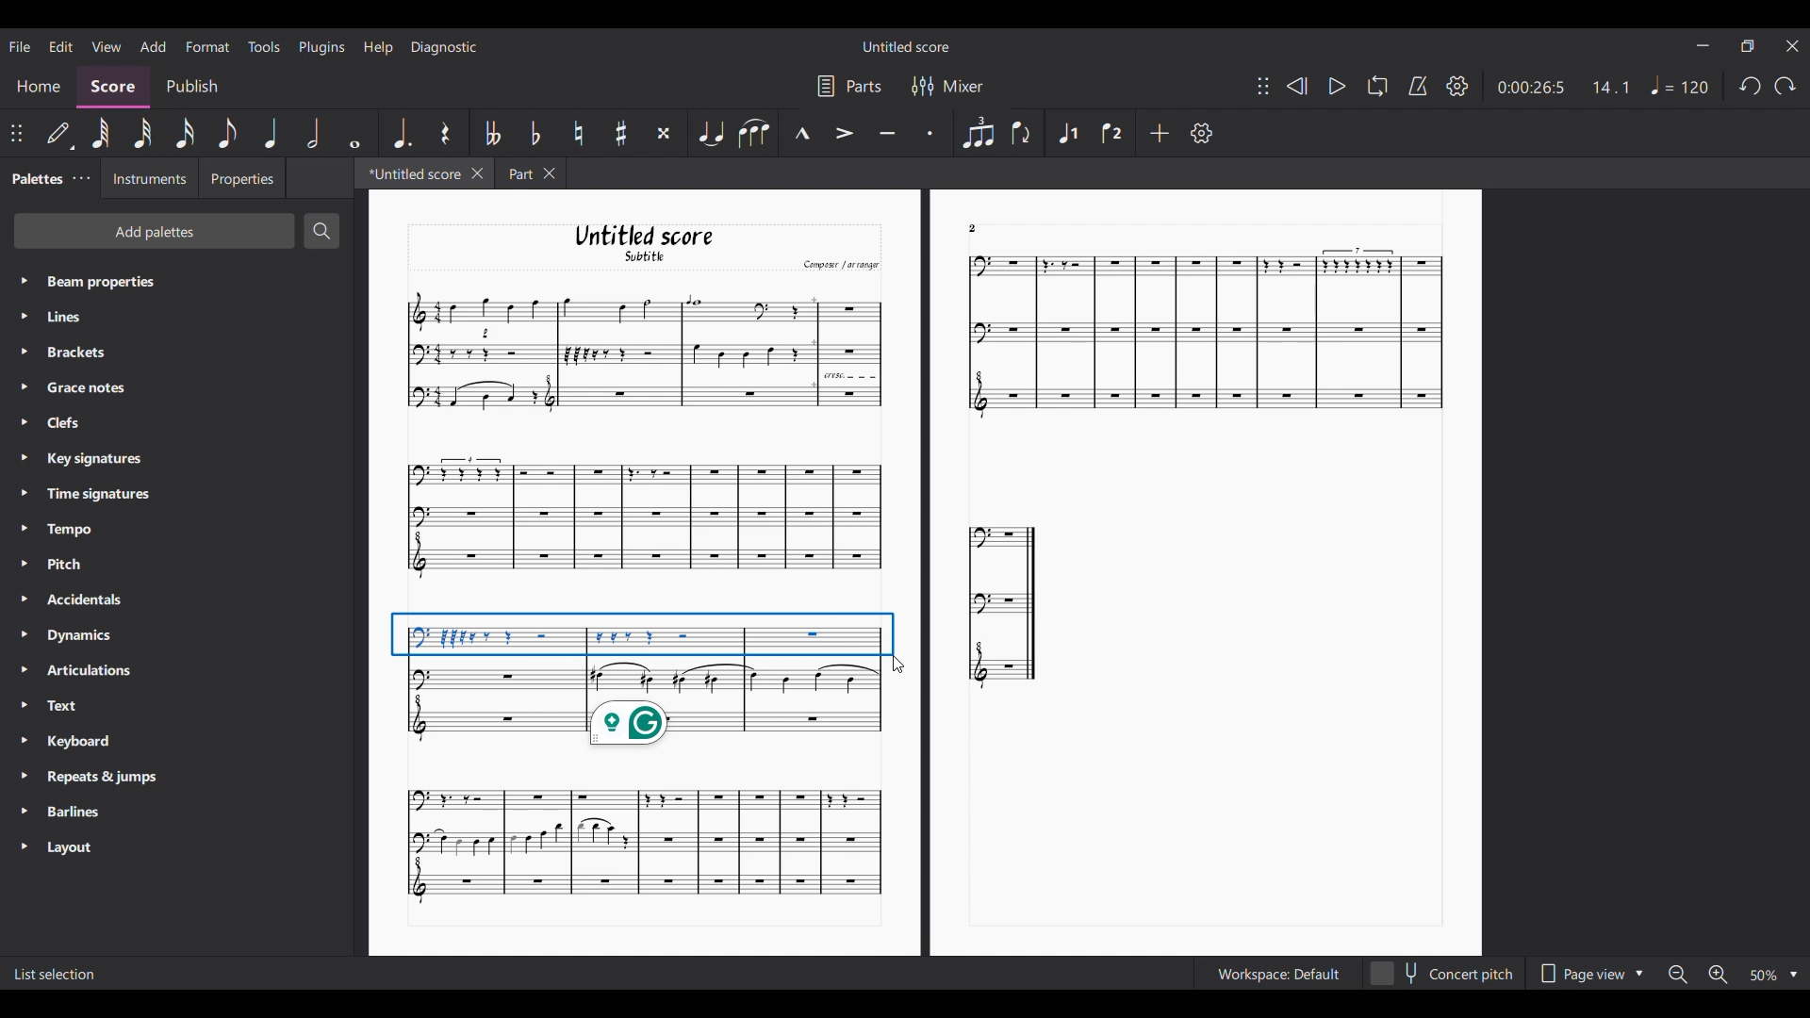  Describe the element at coordinates (1295, 86) in the screenshot. I see `Rewind` at that location.